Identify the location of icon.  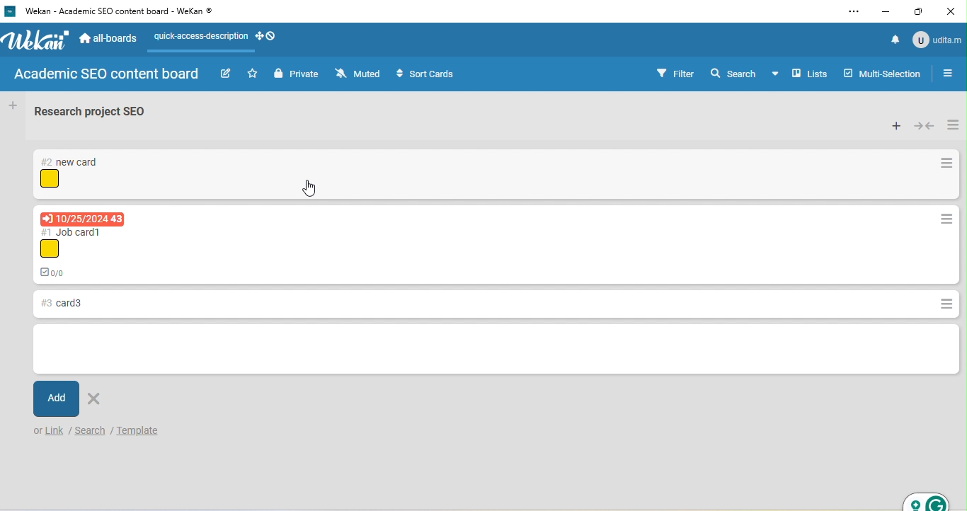
(50, 179).